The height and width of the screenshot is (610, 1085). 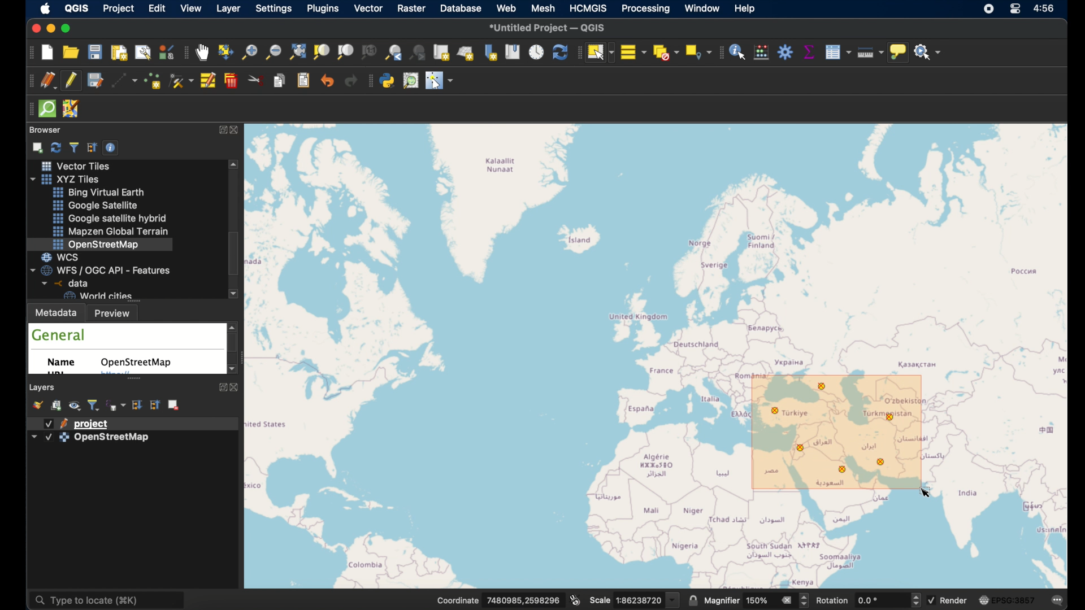 I want to click on zoom out, so click(x=272, y=51).